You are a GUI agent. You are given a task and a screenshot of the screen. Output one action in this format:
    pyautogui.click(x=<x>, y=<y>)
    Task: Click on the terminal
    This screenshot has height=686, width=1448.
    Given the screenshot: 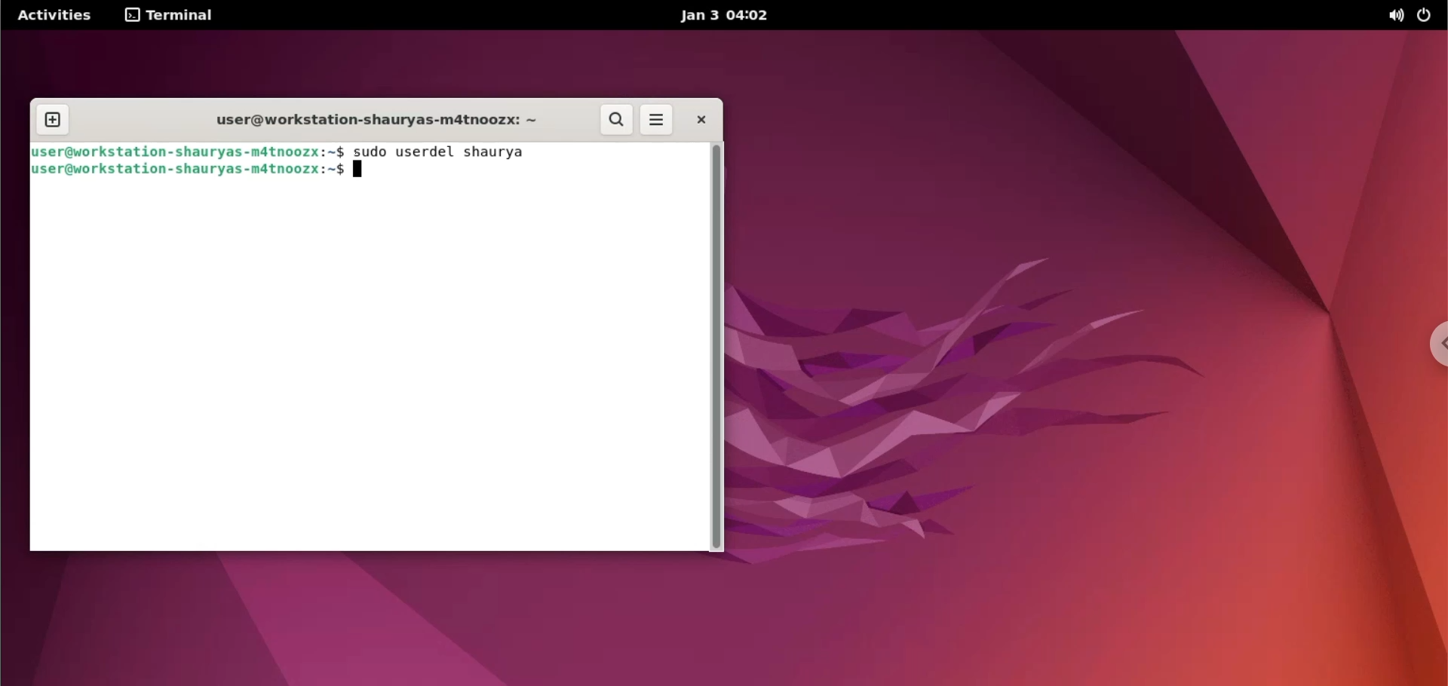 What is the action you would take?
    pyautogui.click(x=173, y=17)
    